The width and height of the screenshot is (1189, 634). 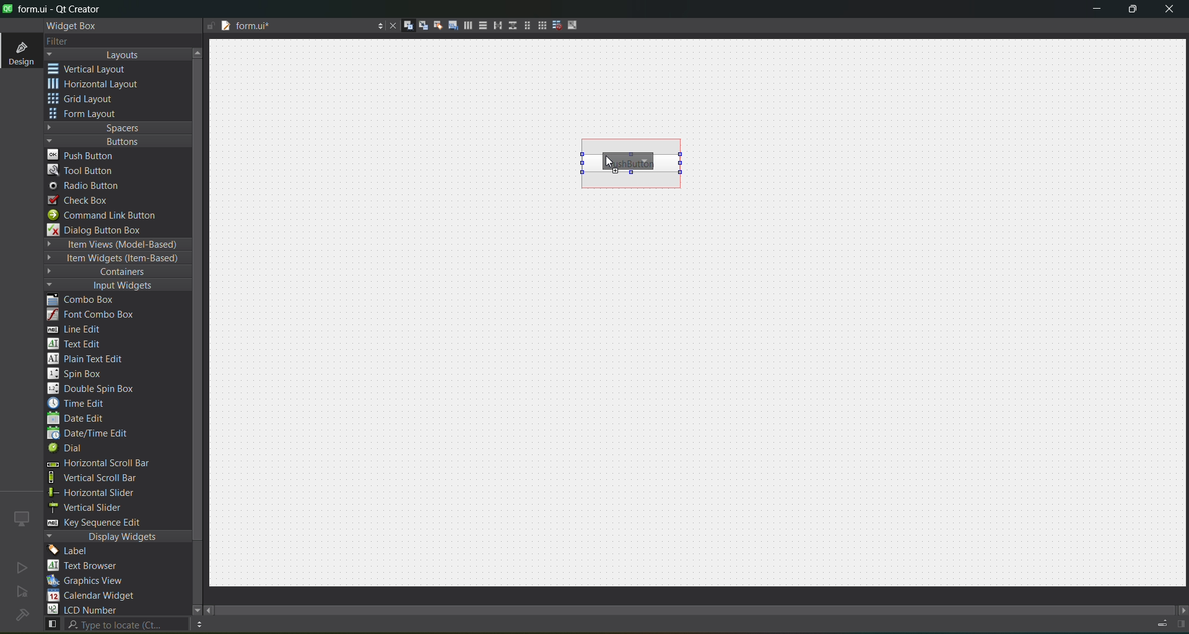 What do you see at coordinates (377, 27) in the screenshot?
I see `options` at bounding box center [377, 27].